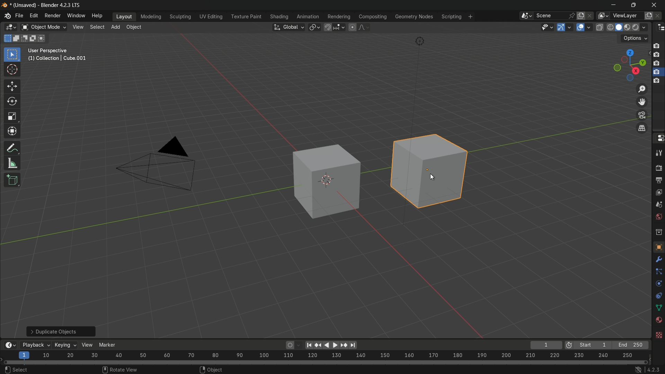  Describe the element at coordinates (657, 55) in the screenshot. I see `Icon2` at that location.